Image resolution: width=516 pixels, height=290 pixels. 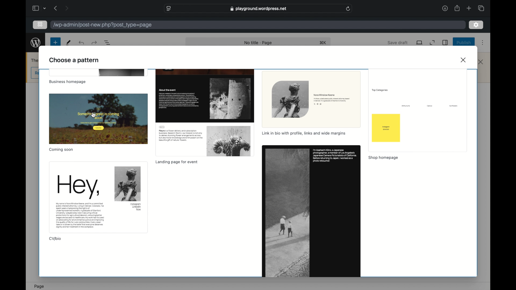 I want to click on preview, so click(x=311, y=211).